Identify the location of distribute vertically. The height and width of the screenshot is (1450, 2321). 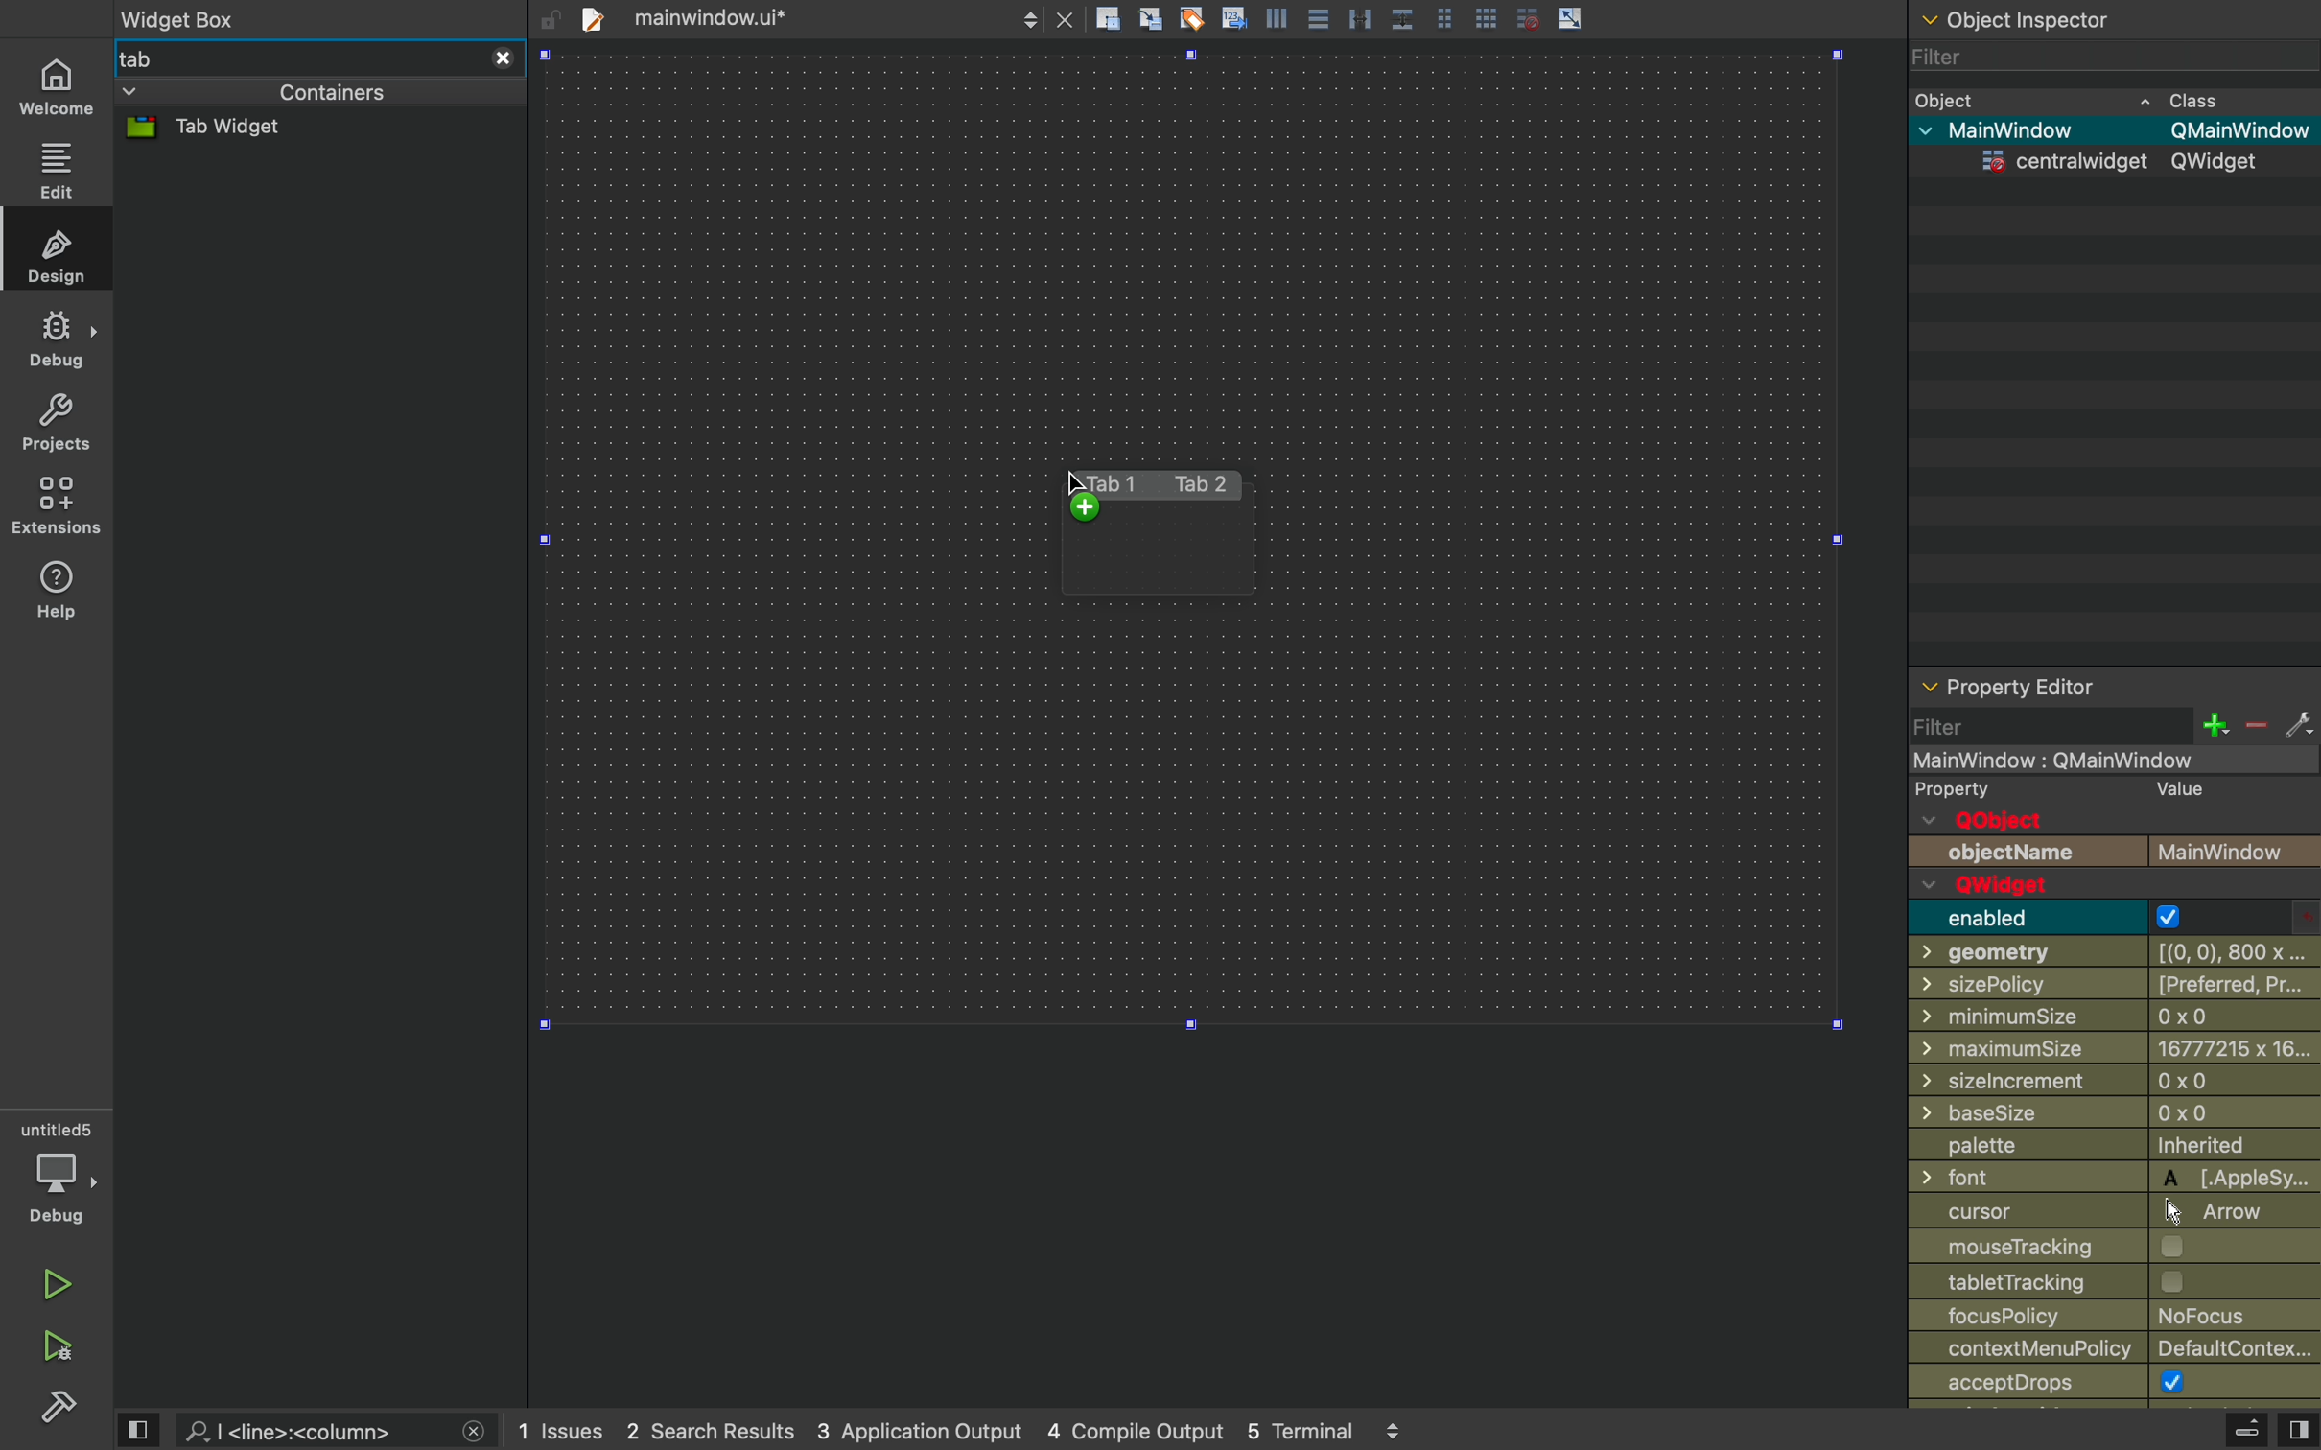
(1405, 18).